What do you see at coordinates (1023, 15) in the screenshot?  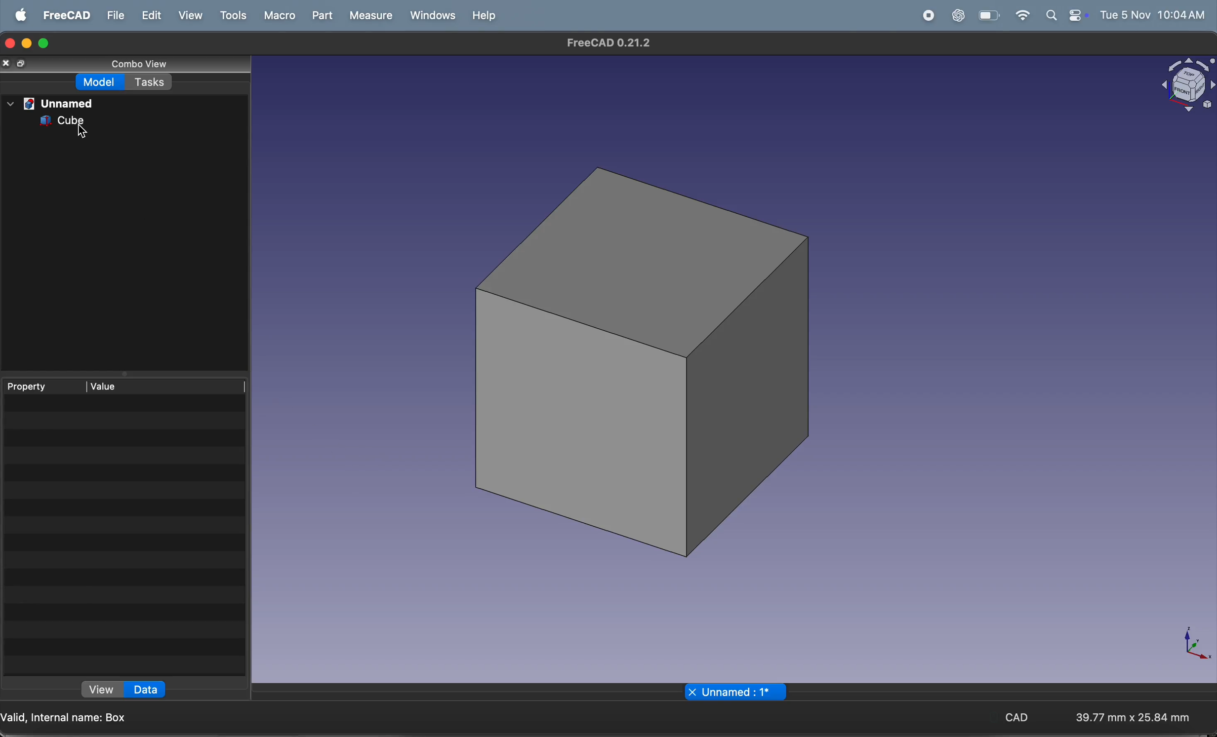 I see `wifi` at bounding box center [1023, 15].